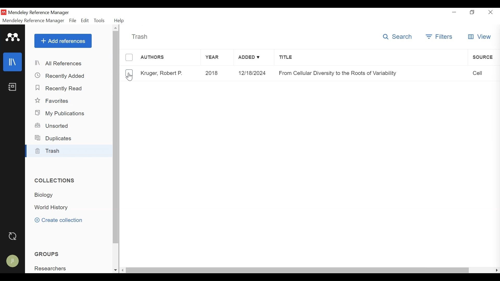 The width and height of the screenshot is (500, 281). I want to click on 12/18/2024, so click(252, 73).